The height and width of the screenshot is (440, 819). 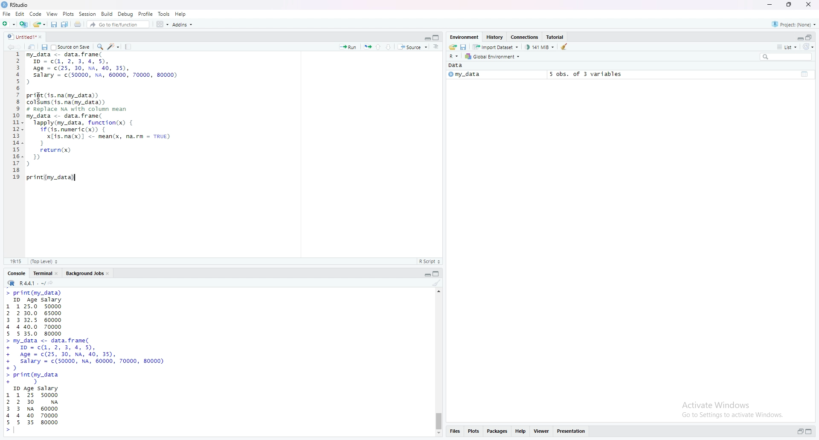 I want to click on rerun the previous code region, so click(x=367, y=47).